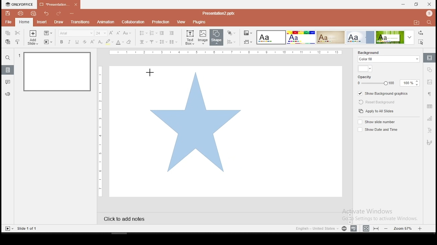 This screenshot has height=245, width=437. I want to click on collaboration, so click(133, 22).